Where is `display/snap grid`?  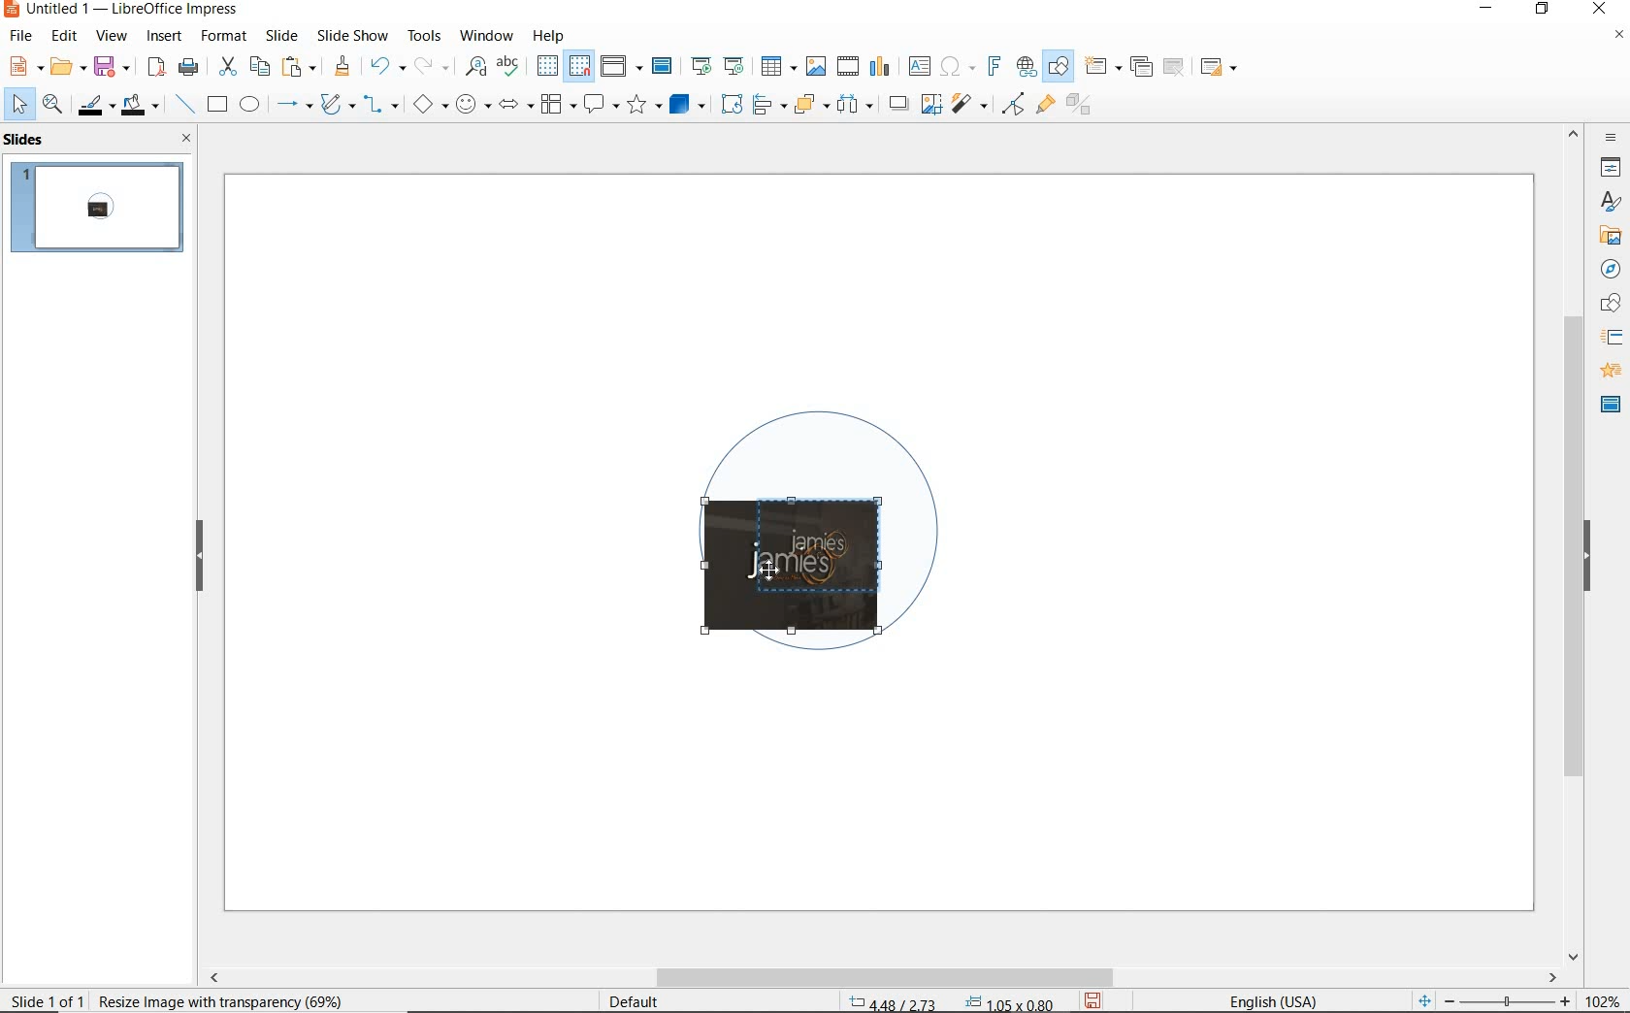 display/snap grid is located at coordinates (562, 66).